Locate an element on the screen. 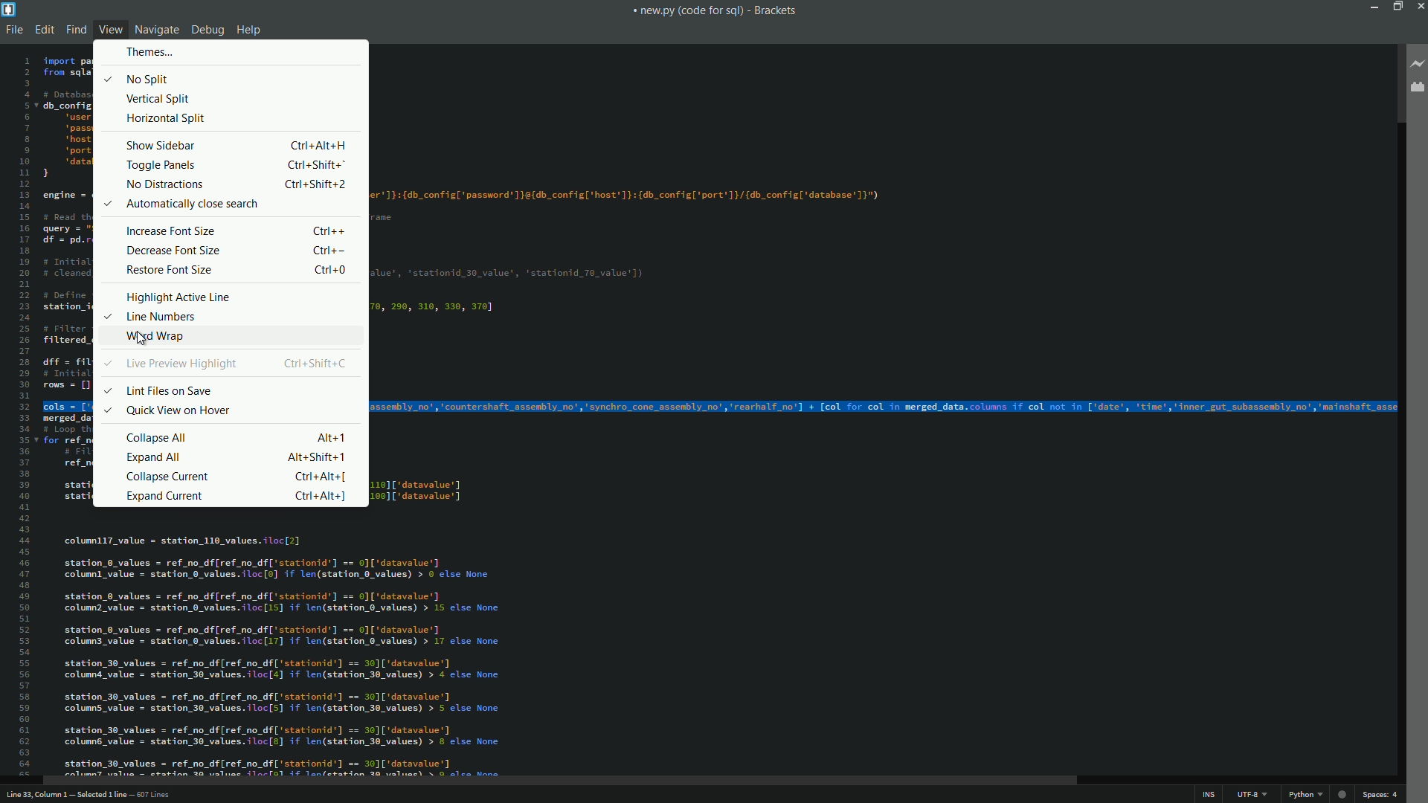  navigate menu is located at coordinates (157, 30).